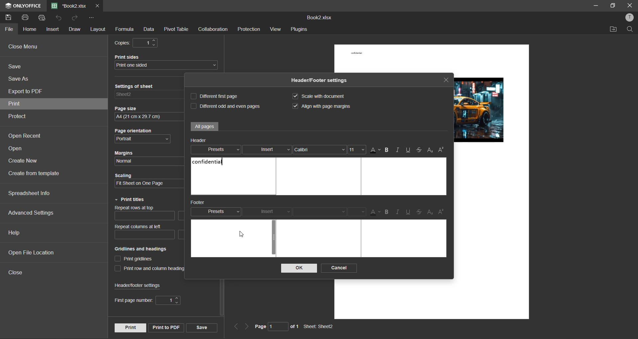 The image size is (638, 339). I want to click on close tab, so click(445, 81).